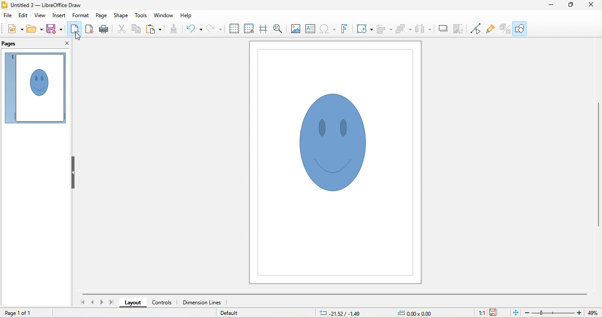 Image resolution: width=602 pixels, height=318 pixels. What do you see at coordinates (77, 36) in the screenshot?
I see `cursor movement` at bounding box center [77, 36].